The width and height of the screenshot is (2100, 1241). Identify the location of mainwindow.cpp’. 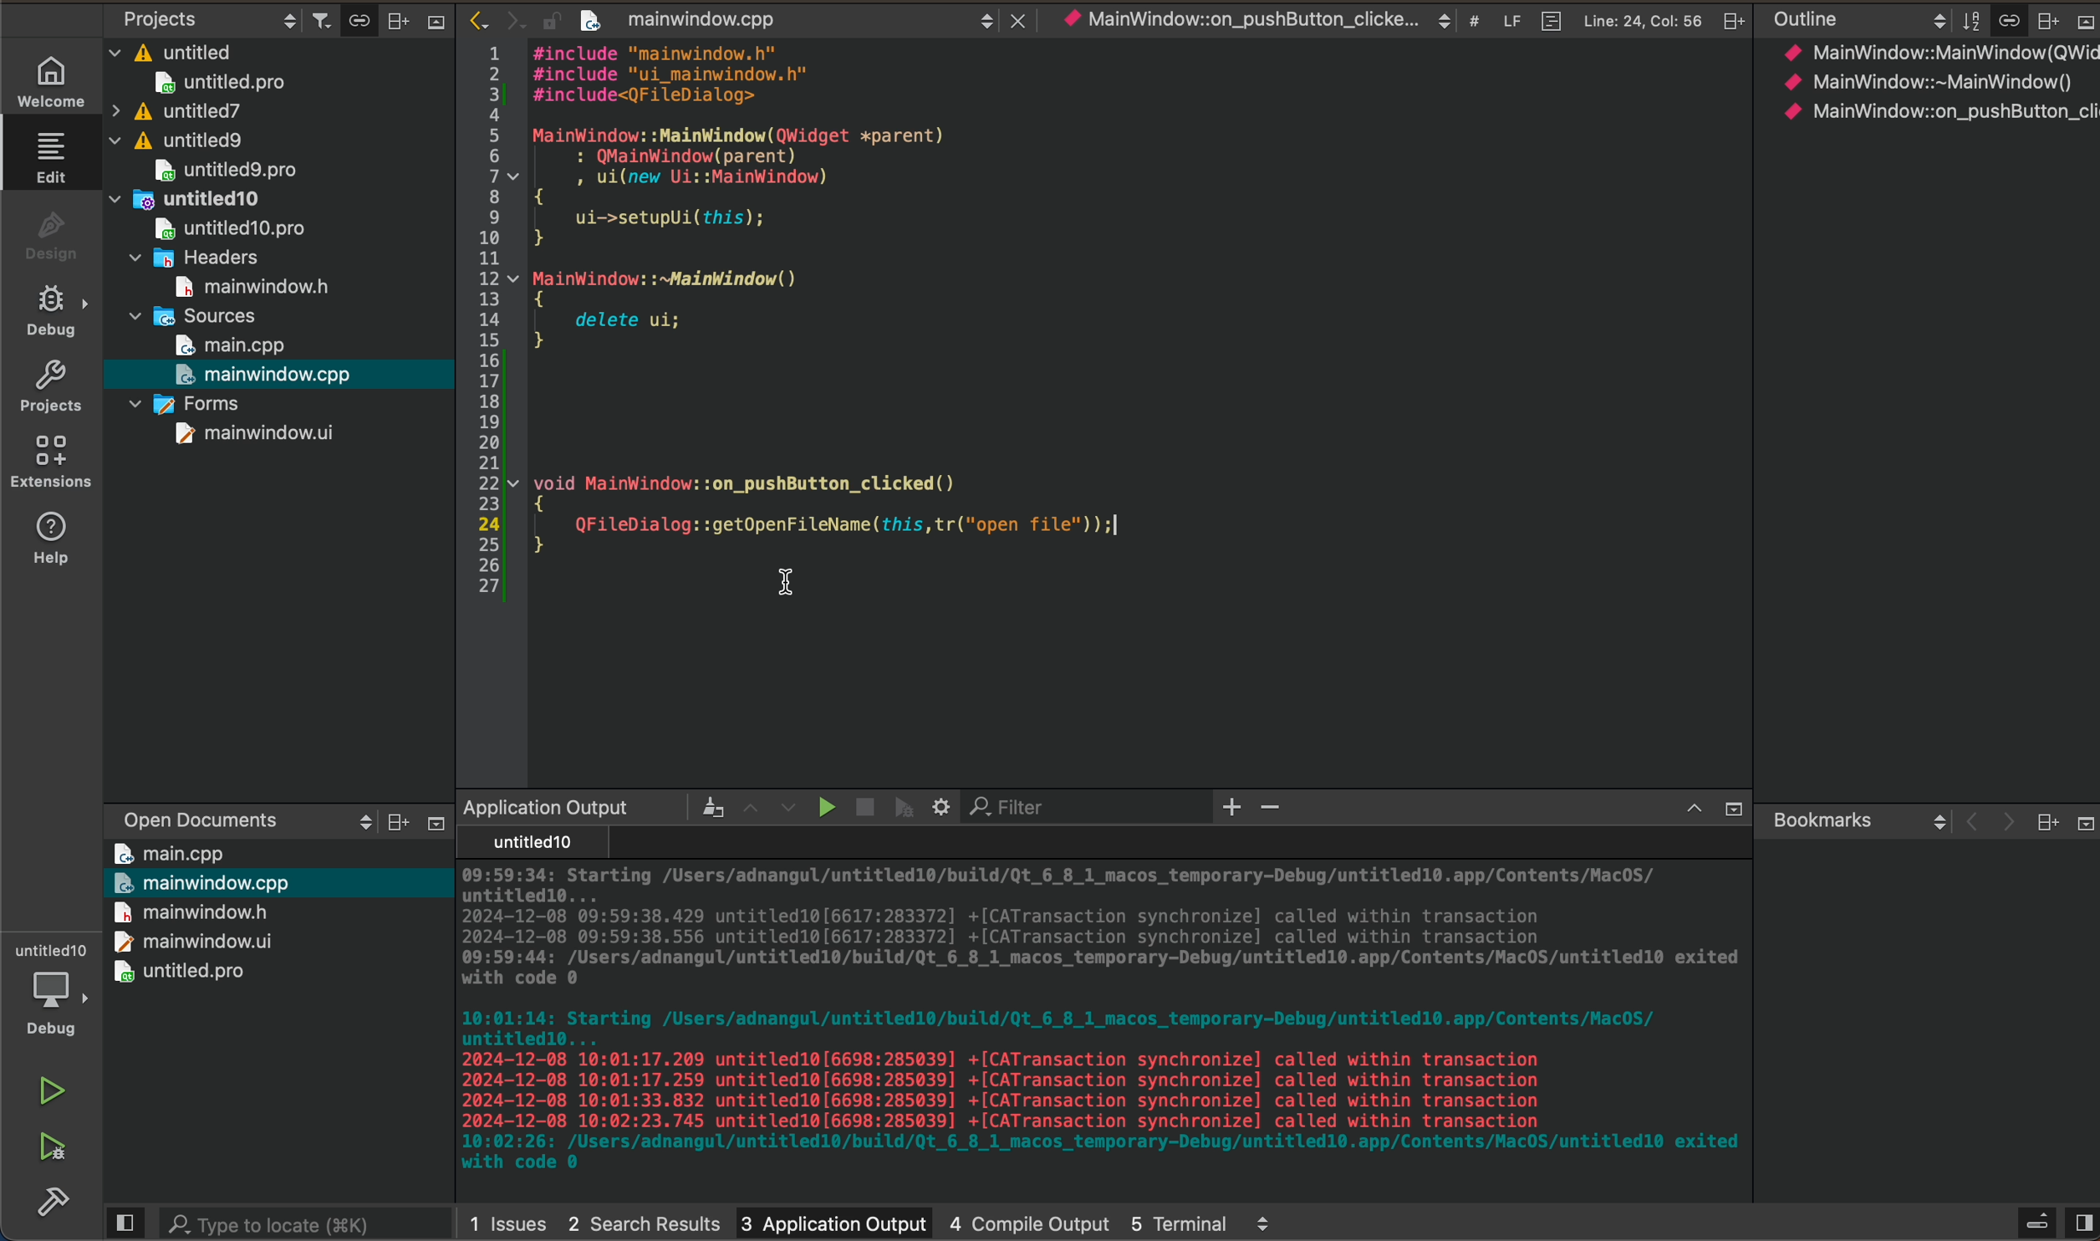
(205, 881).